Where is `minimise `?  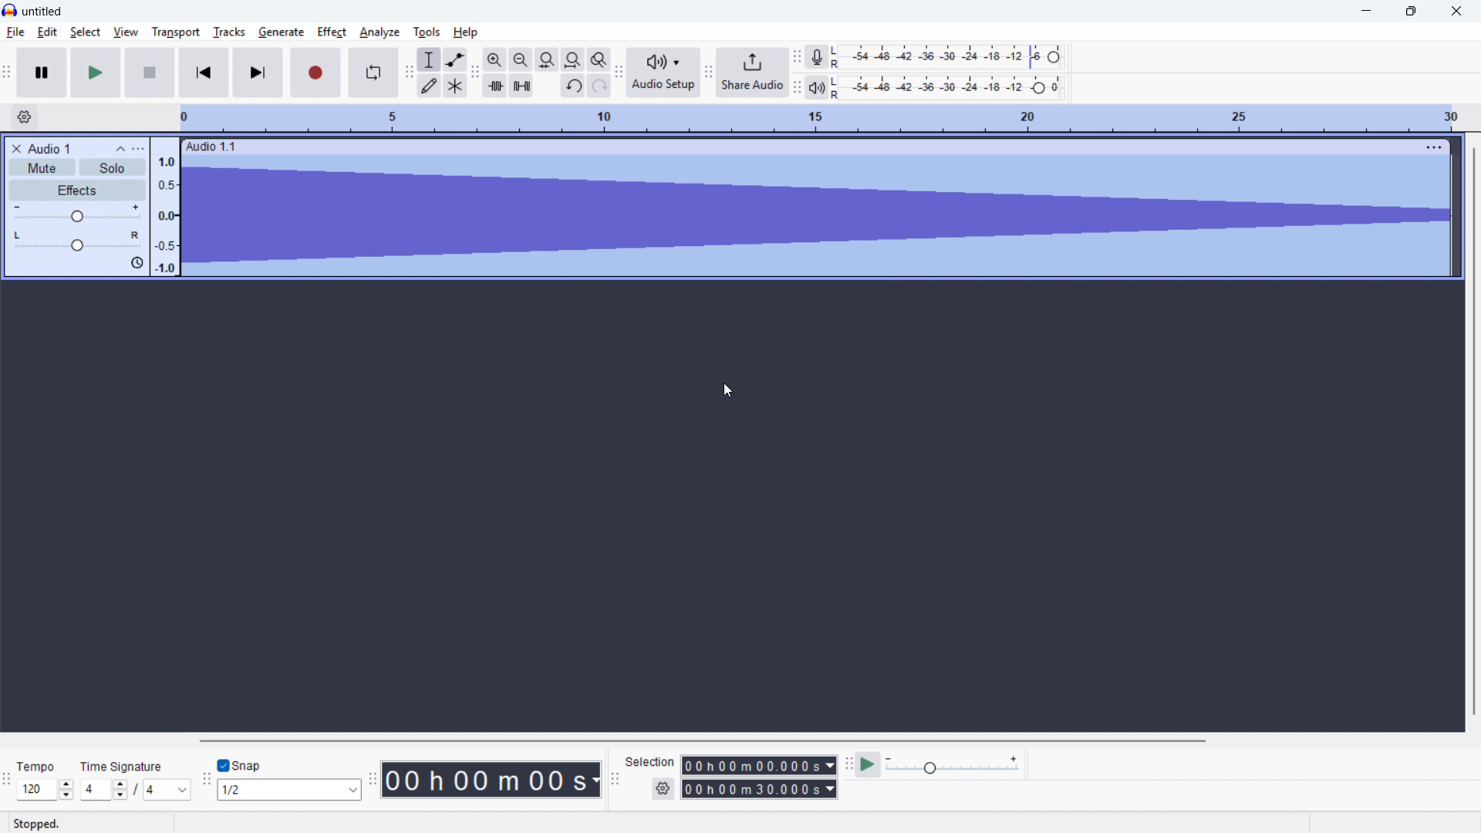
minimise  is located at coordinates (1368, 12).